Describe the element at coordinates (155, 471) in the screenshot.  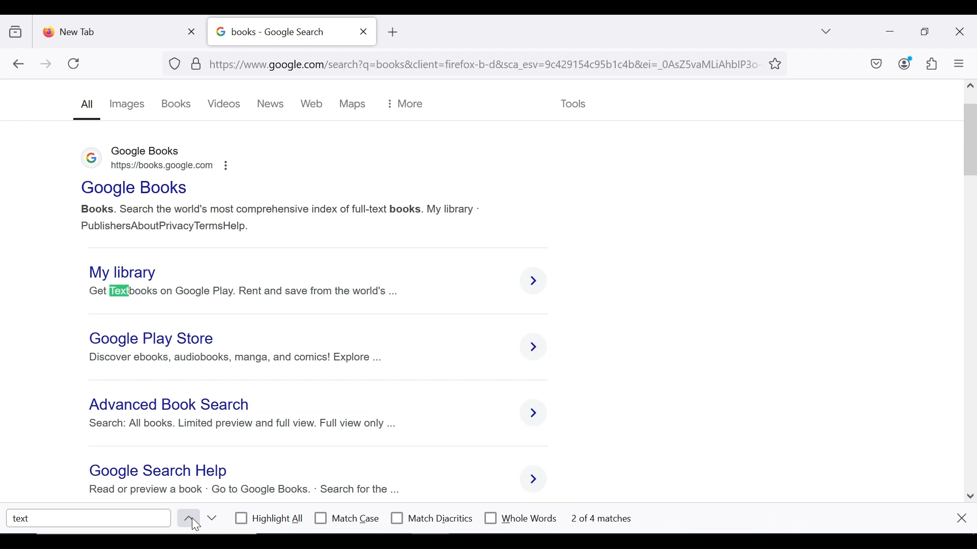
I see `google search help` at that location.